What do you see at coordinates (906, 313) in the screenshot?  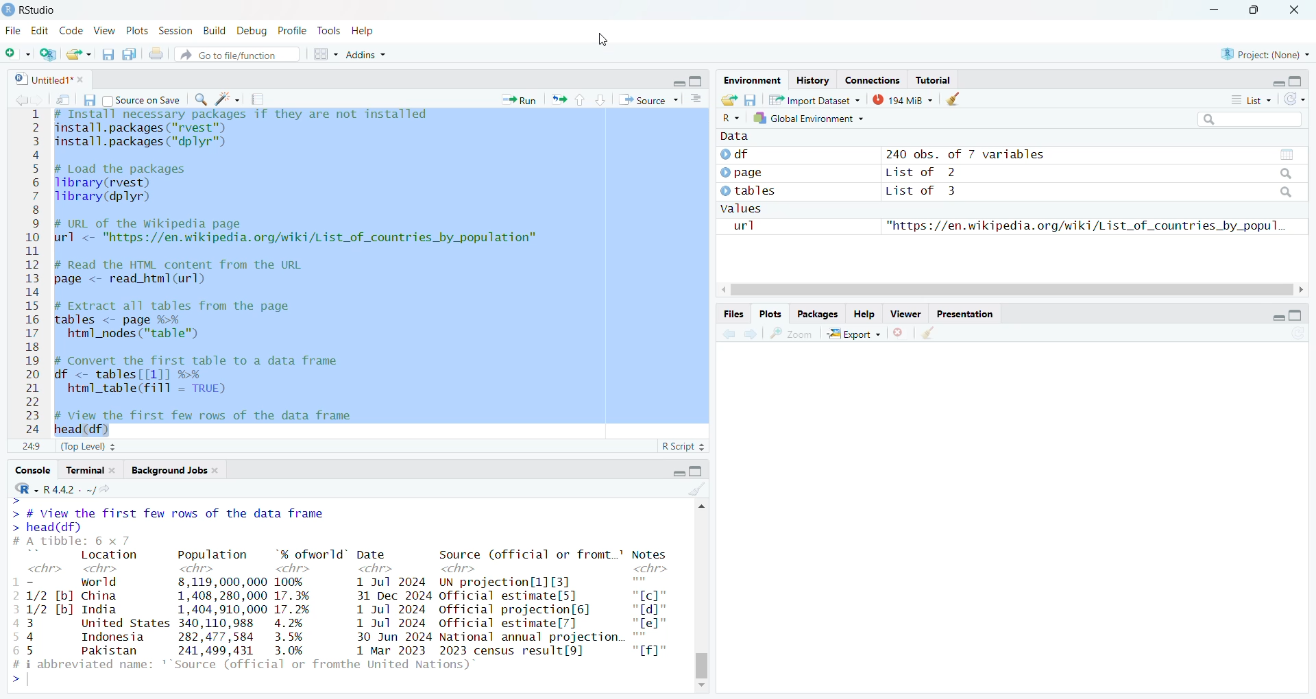 I see `Viewer` at bounding box center [906, 313].